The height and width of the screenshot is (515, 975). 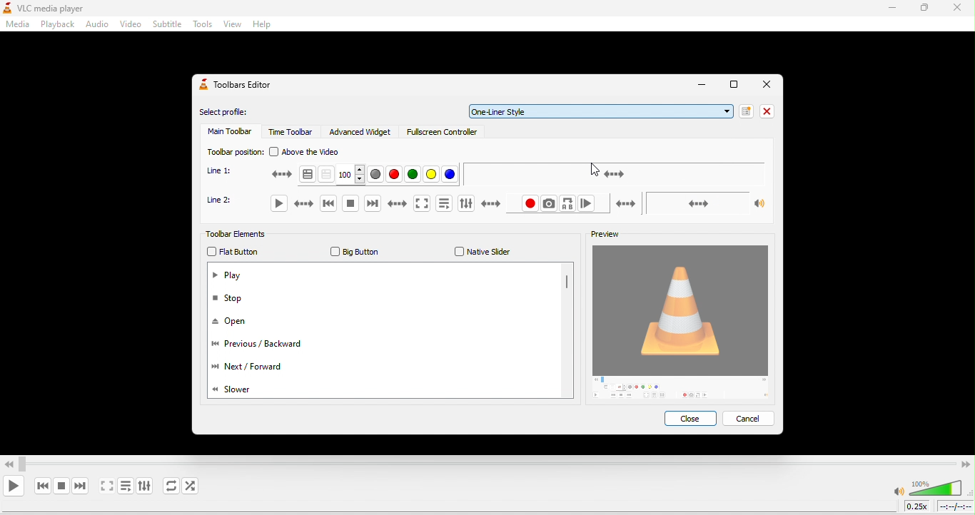 What do you see at coordinates (268, 366) in the screenshot?
I see `next/forward` at bounding box center [268, 366].